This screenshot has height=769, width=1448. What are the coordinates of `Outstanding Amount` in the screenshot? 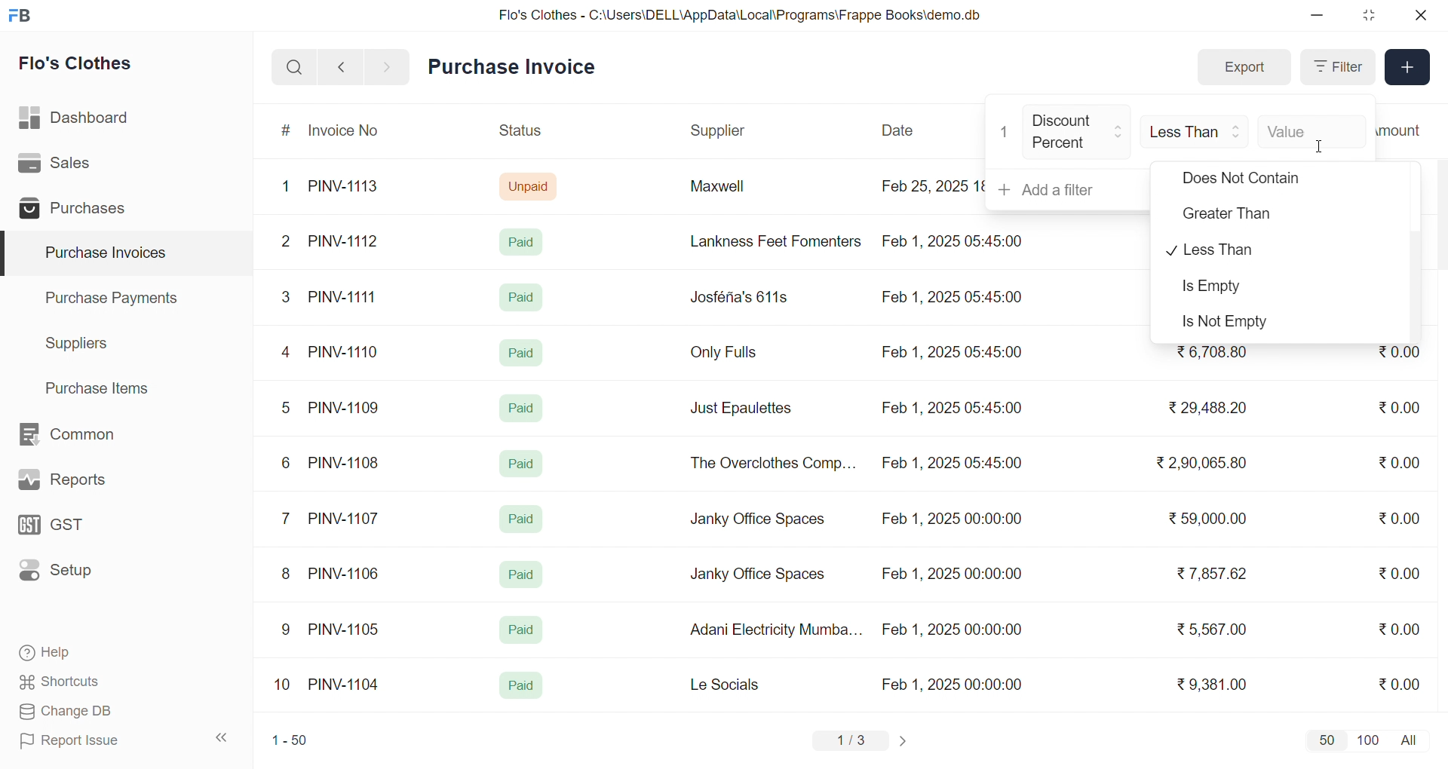 It's located at (1407, 130).